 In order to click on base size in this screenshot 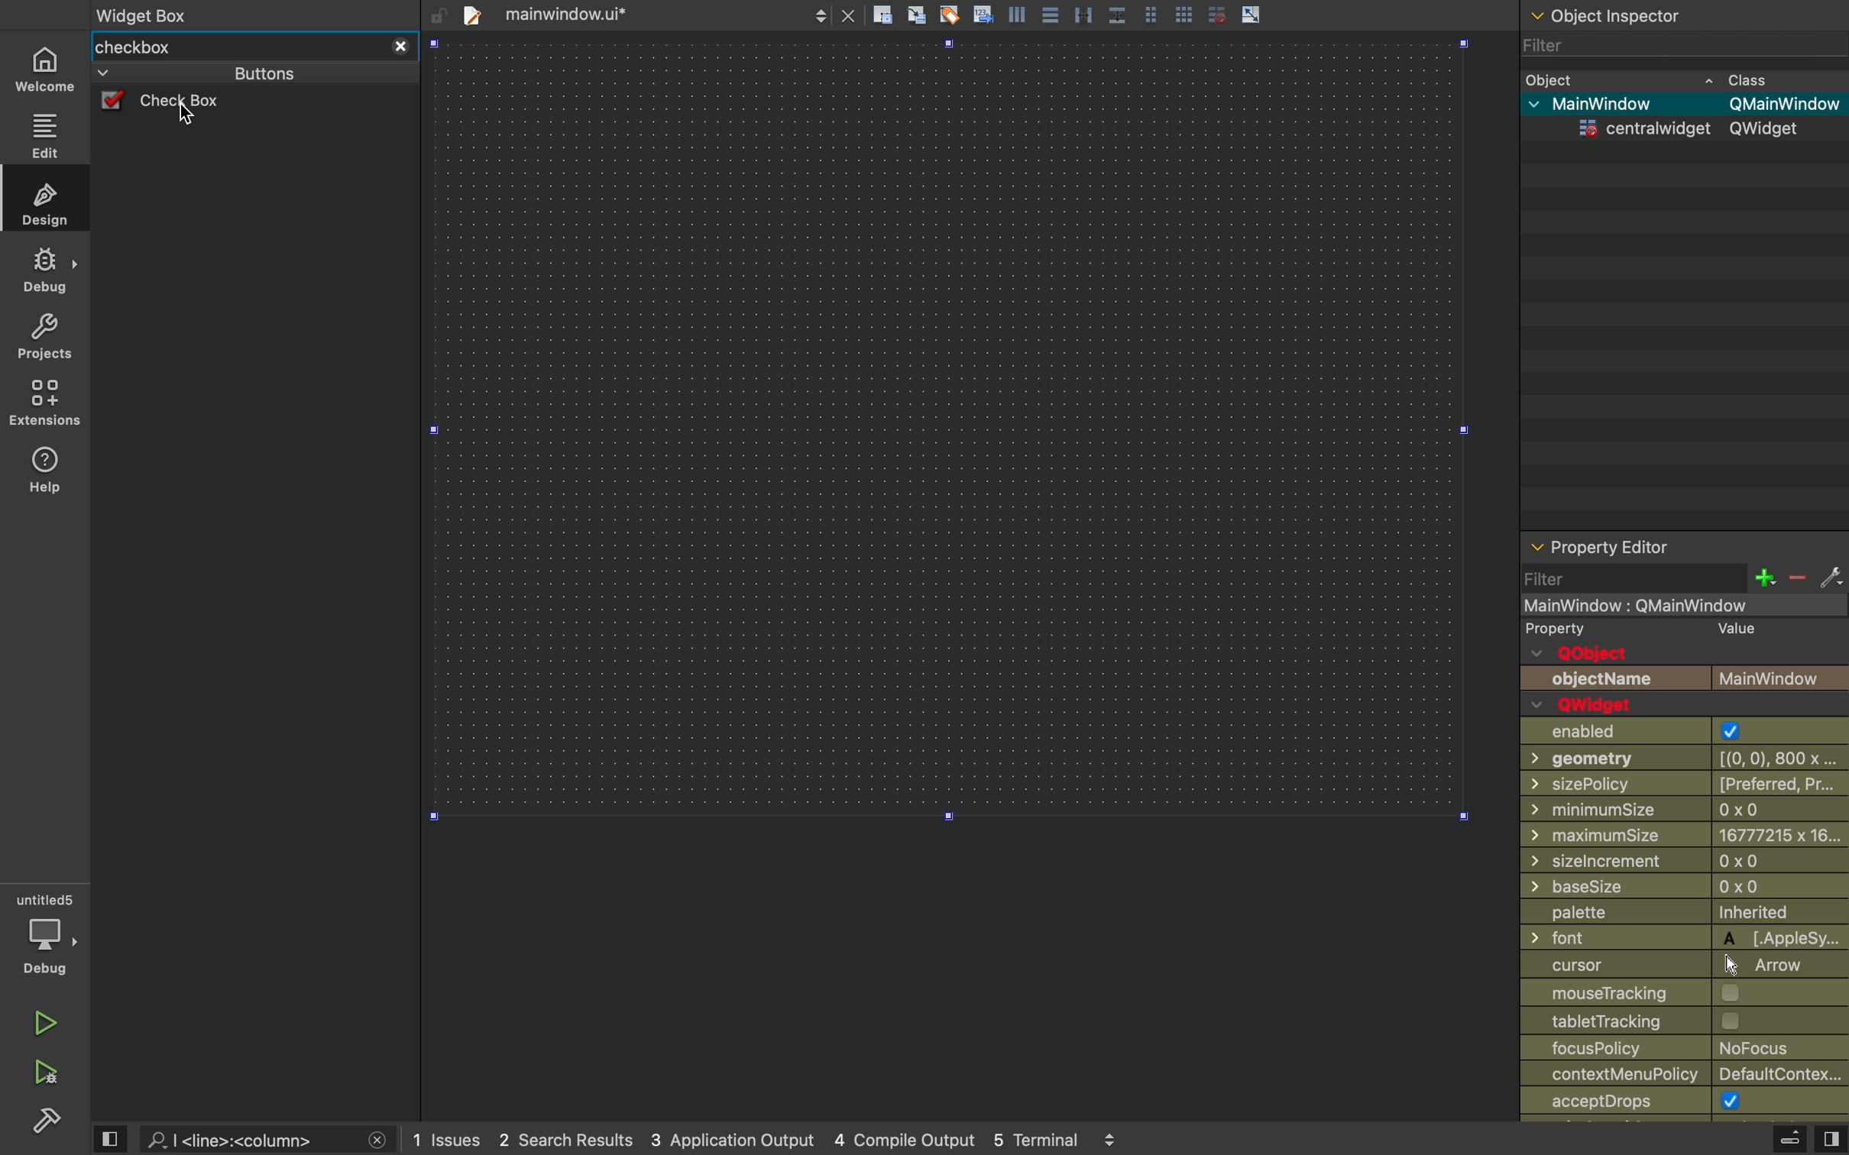, I will do `click(1686, 888)`.